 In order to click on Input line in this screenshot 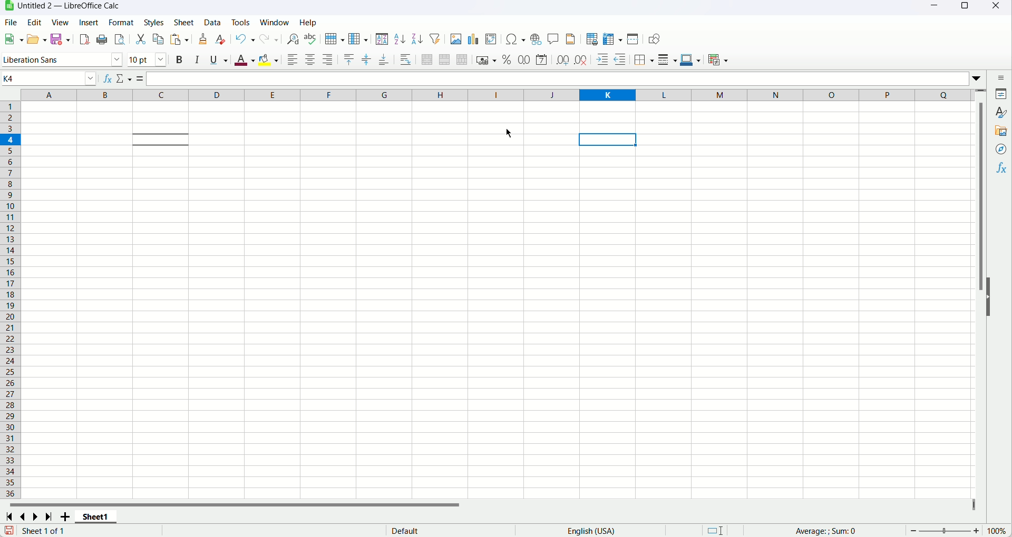, I will do `click(559, 78)`.